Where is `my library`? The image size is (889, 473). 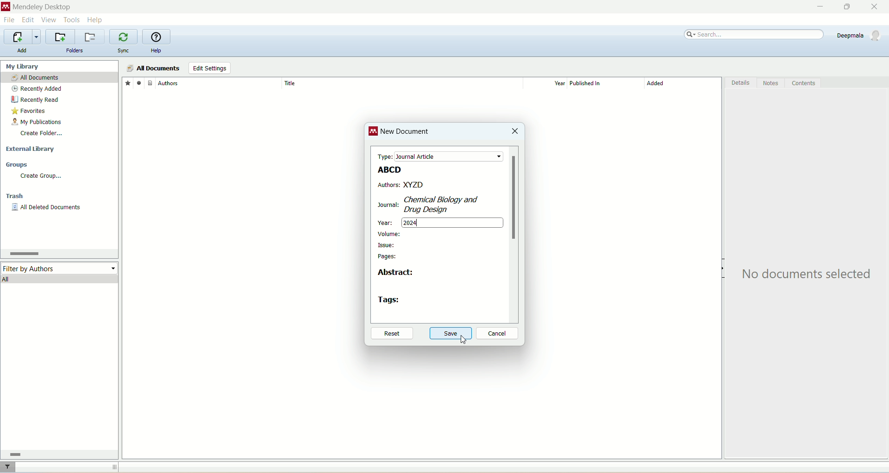
my library is located at coordinates (24, 66).